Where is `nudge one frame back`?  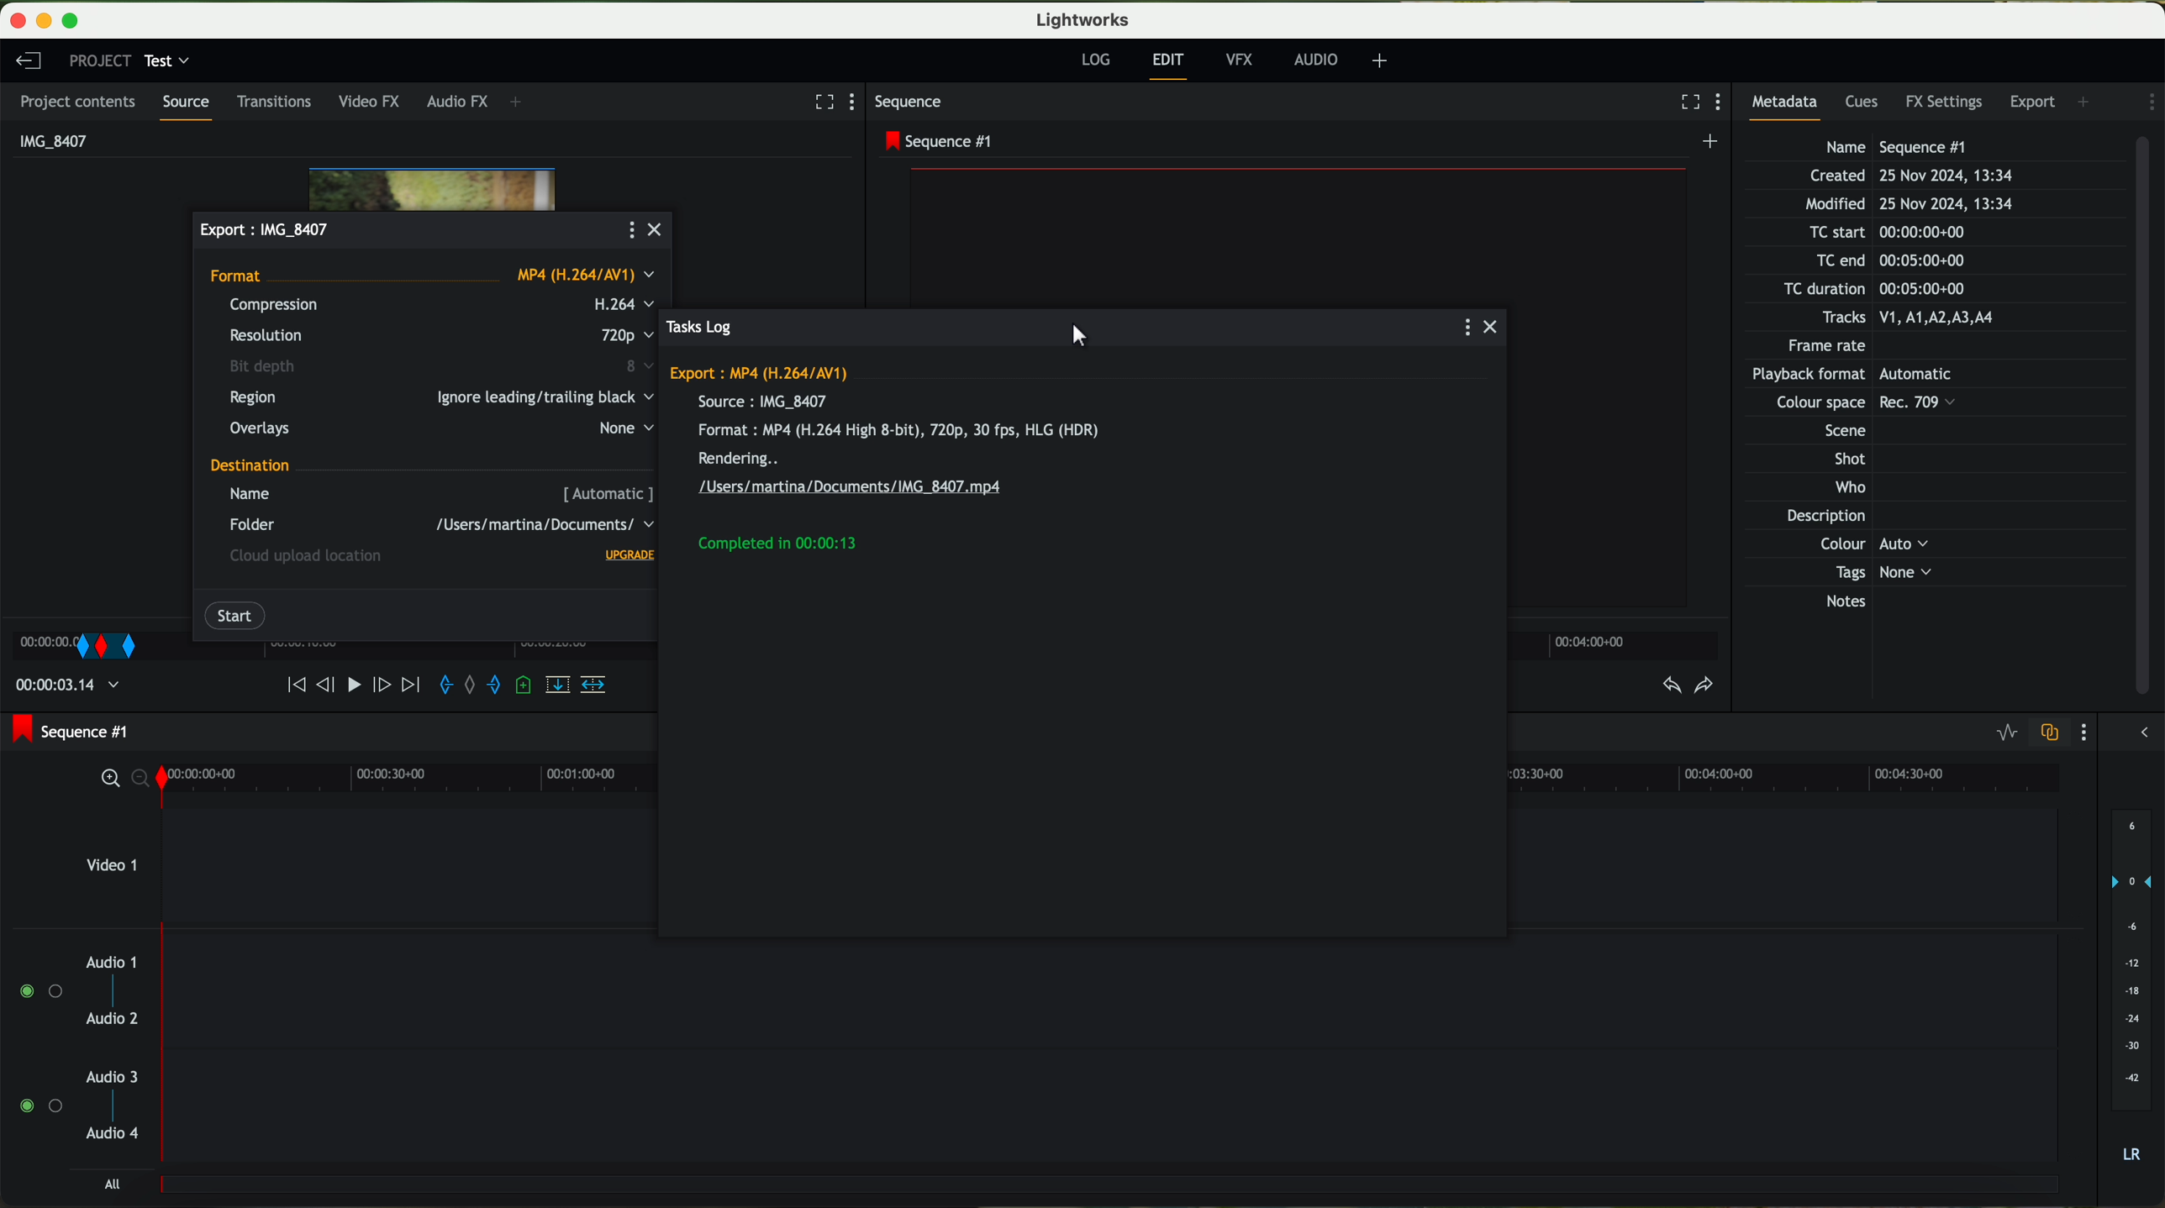 nudge one frame back is located at coordinates (329, 683).